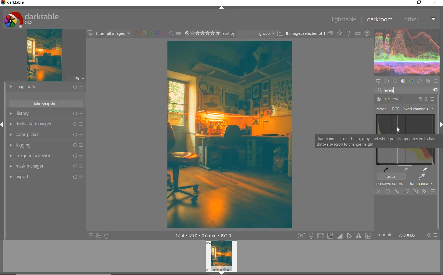 Image resolution: width=443 pixels, height=275 pixels. I want to click on export, so click(45, 177).